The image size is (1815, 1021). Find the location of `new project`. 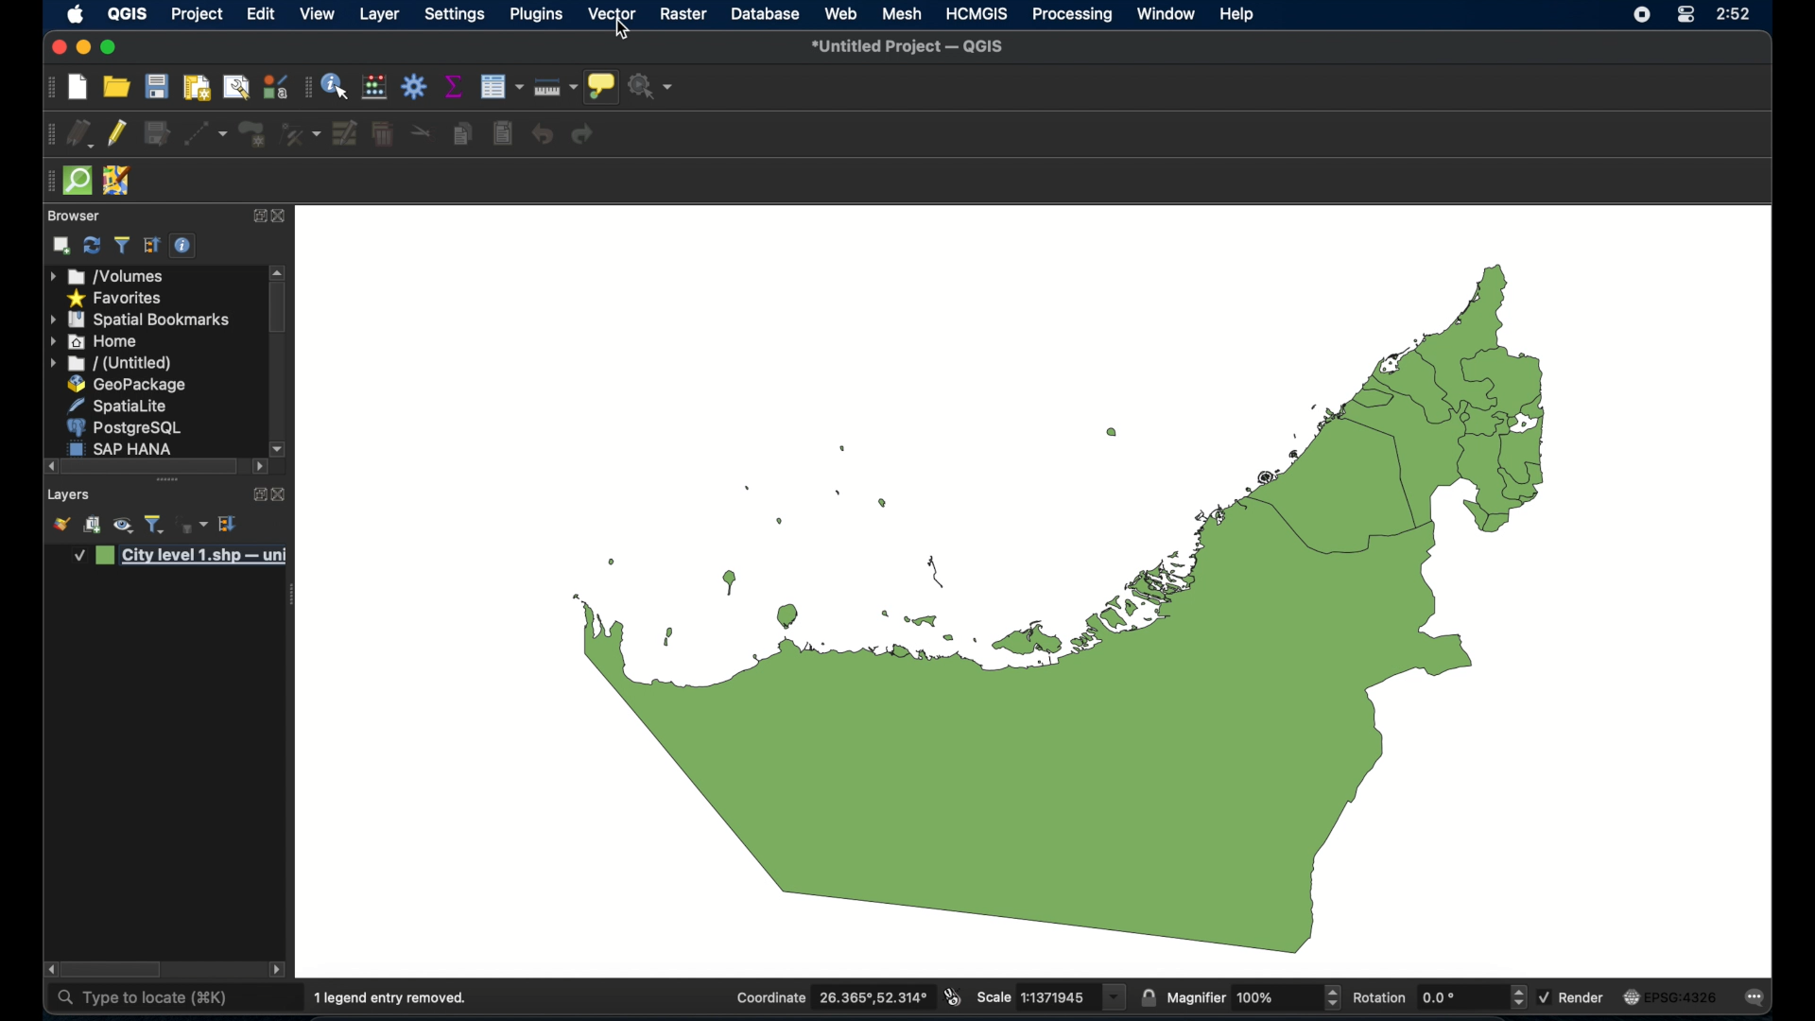

new project is located at coordinates (78, 88).